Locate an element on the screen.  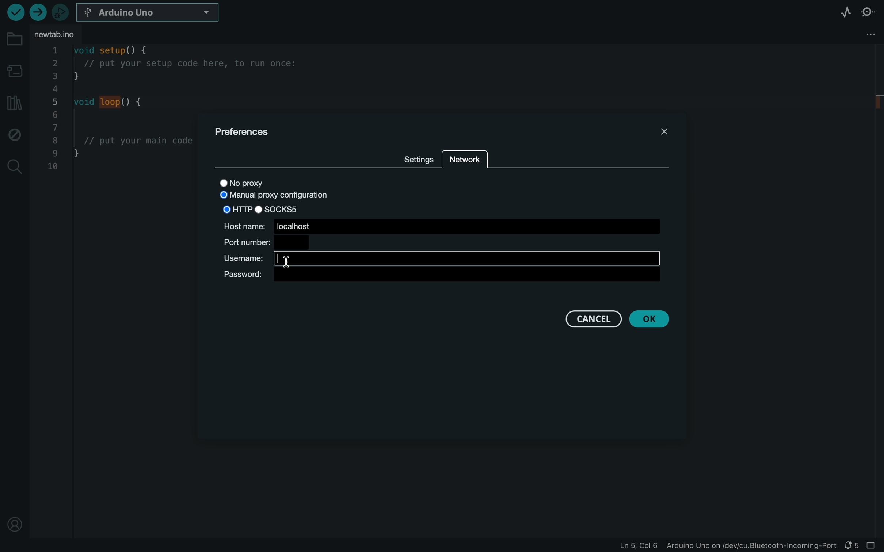
SOCKS5 is located at coordinates (283, 209).